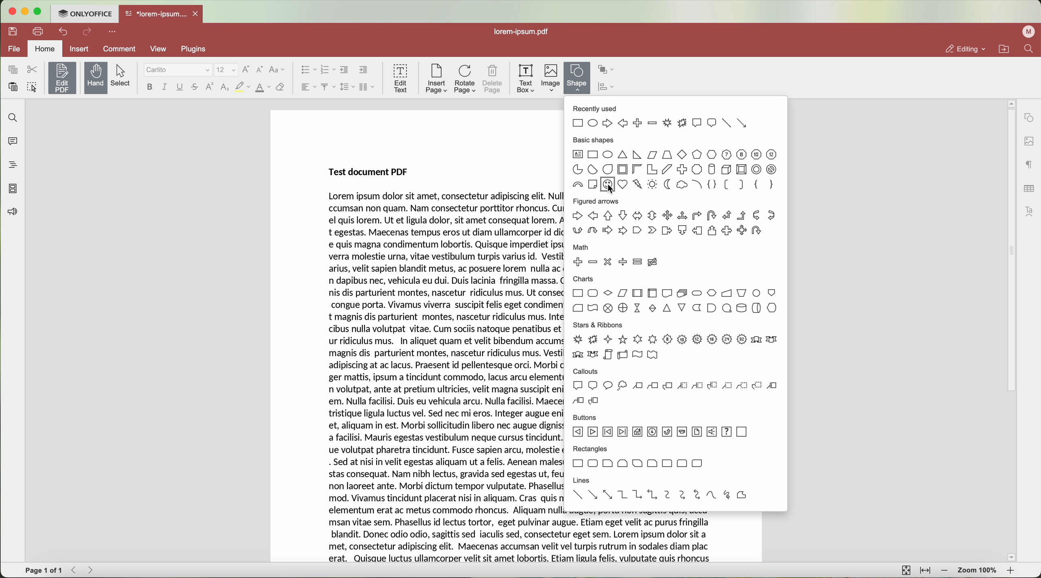 The height and width of the screenshot is (578, 1041). I want to click on subscript, so click(225, 88).